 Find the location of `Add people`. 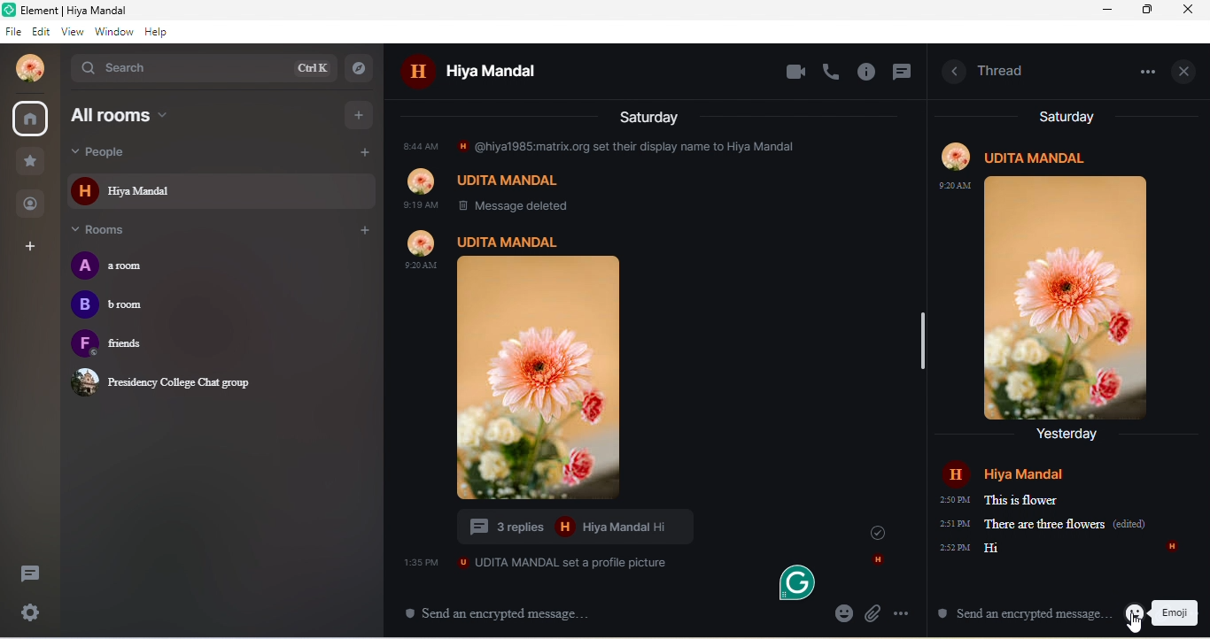

Add people is located at coordinates (364, 151).